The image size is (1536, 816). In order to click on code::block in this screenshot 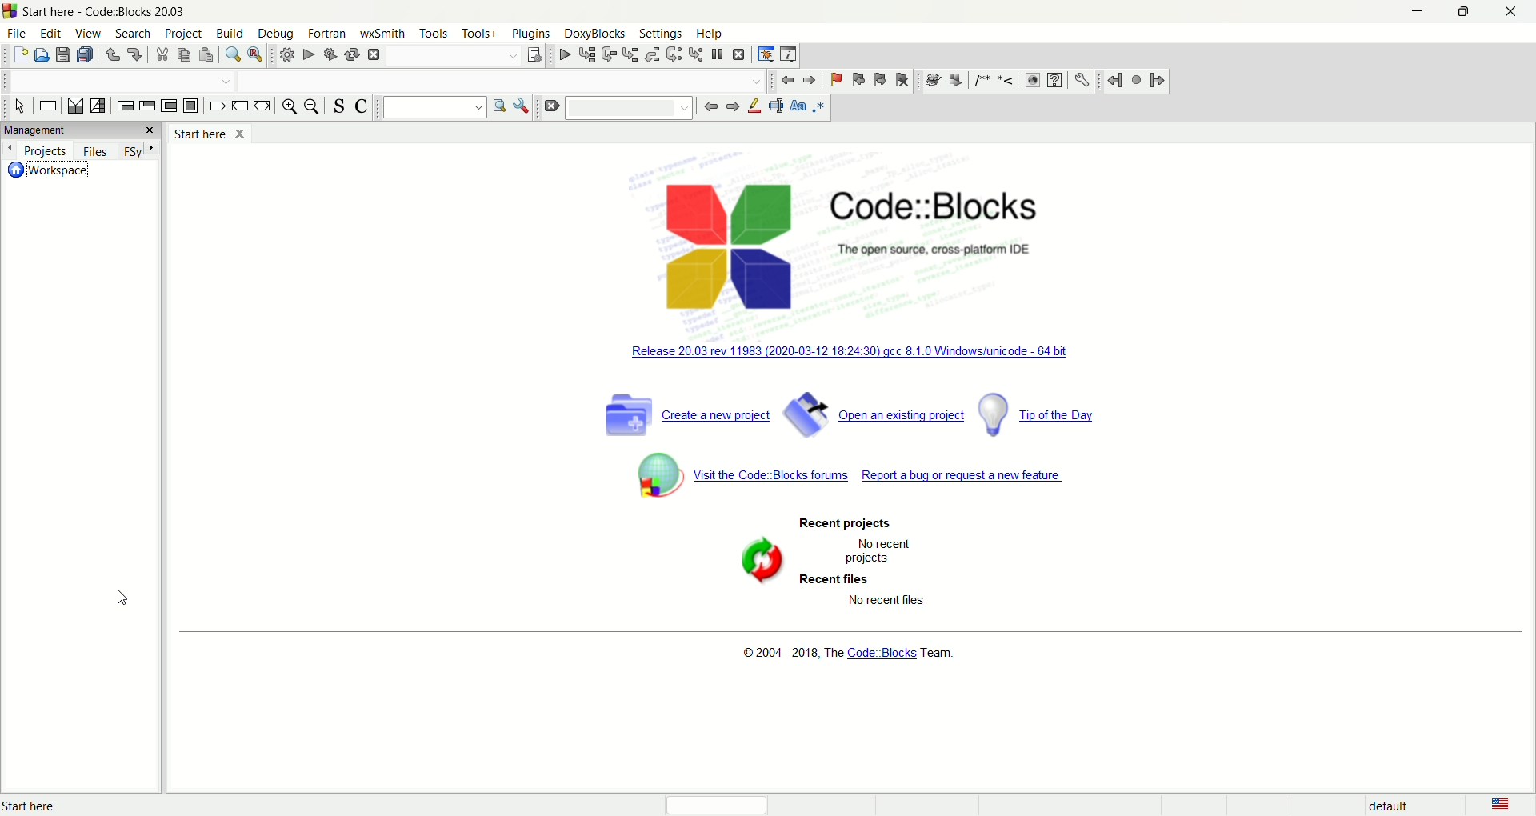, I will do `click(116, 12)`.